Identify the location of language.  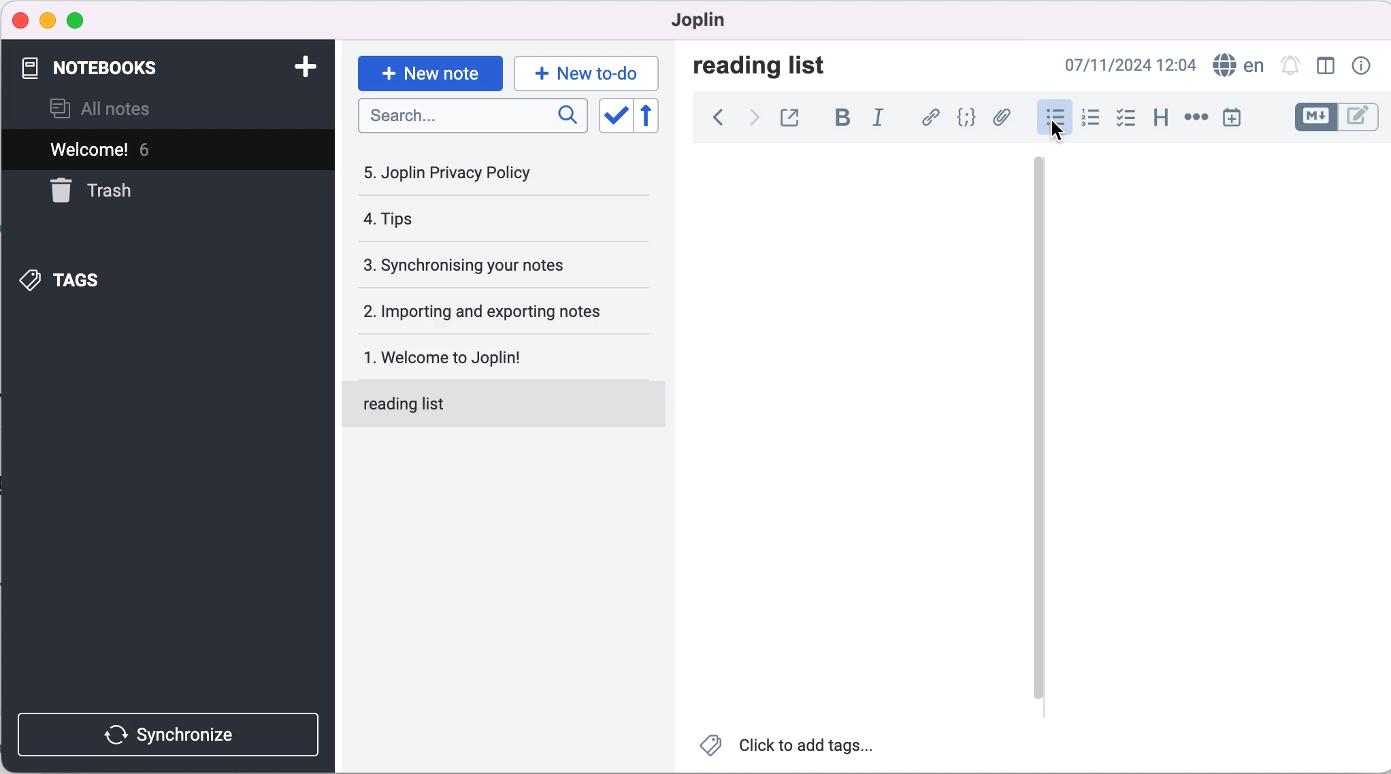
(1238, 65).